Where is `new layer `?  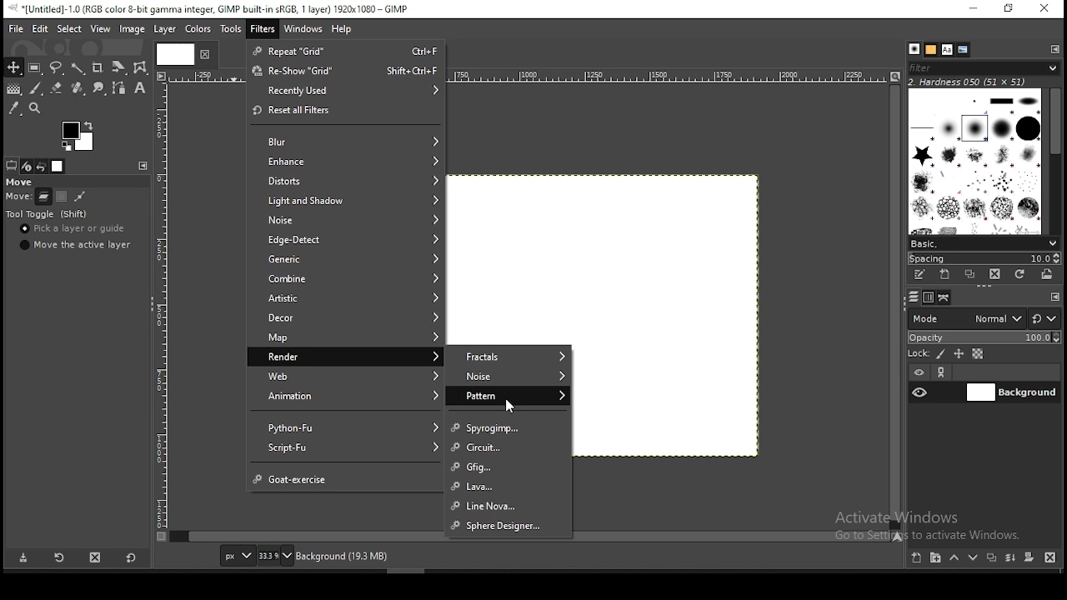
new layer  is located at coordinates (918, 558).